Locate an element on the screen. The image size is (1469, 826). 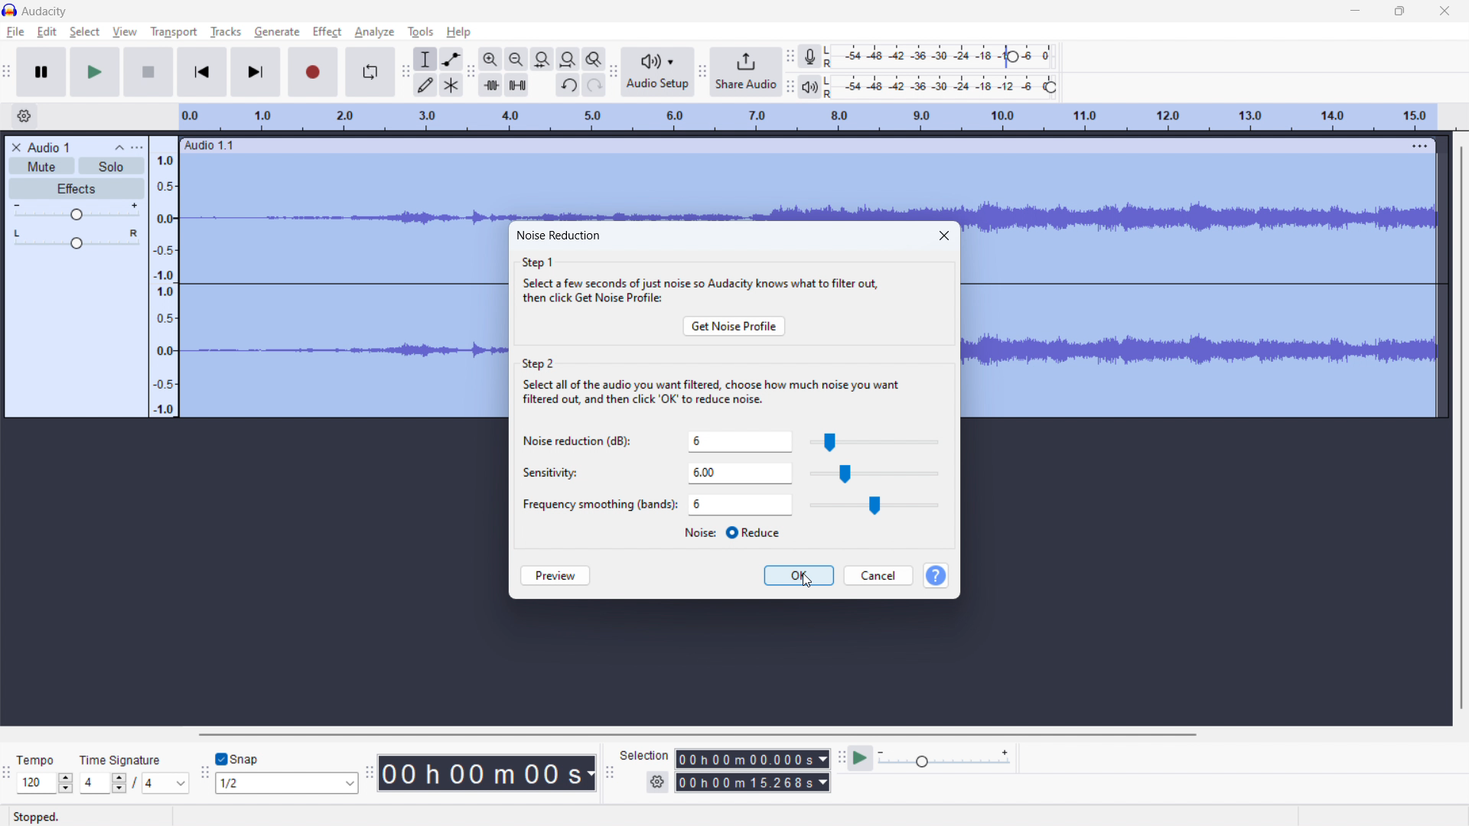
volume is located at coordinates (77, 210).